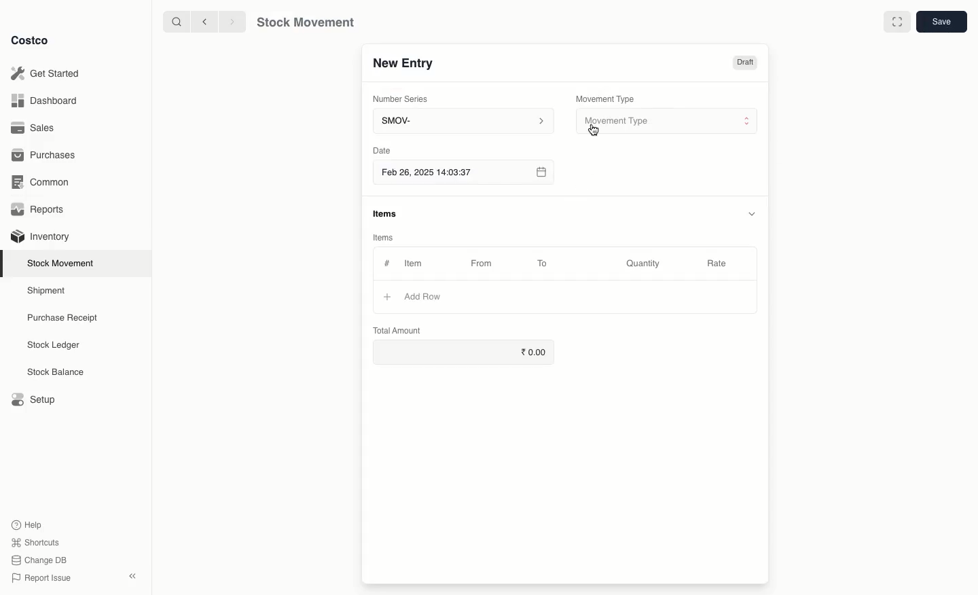 The image size is (978, 595). Describe the element at coordinates (386, 214) in the screenshot. I see `items` at that location.